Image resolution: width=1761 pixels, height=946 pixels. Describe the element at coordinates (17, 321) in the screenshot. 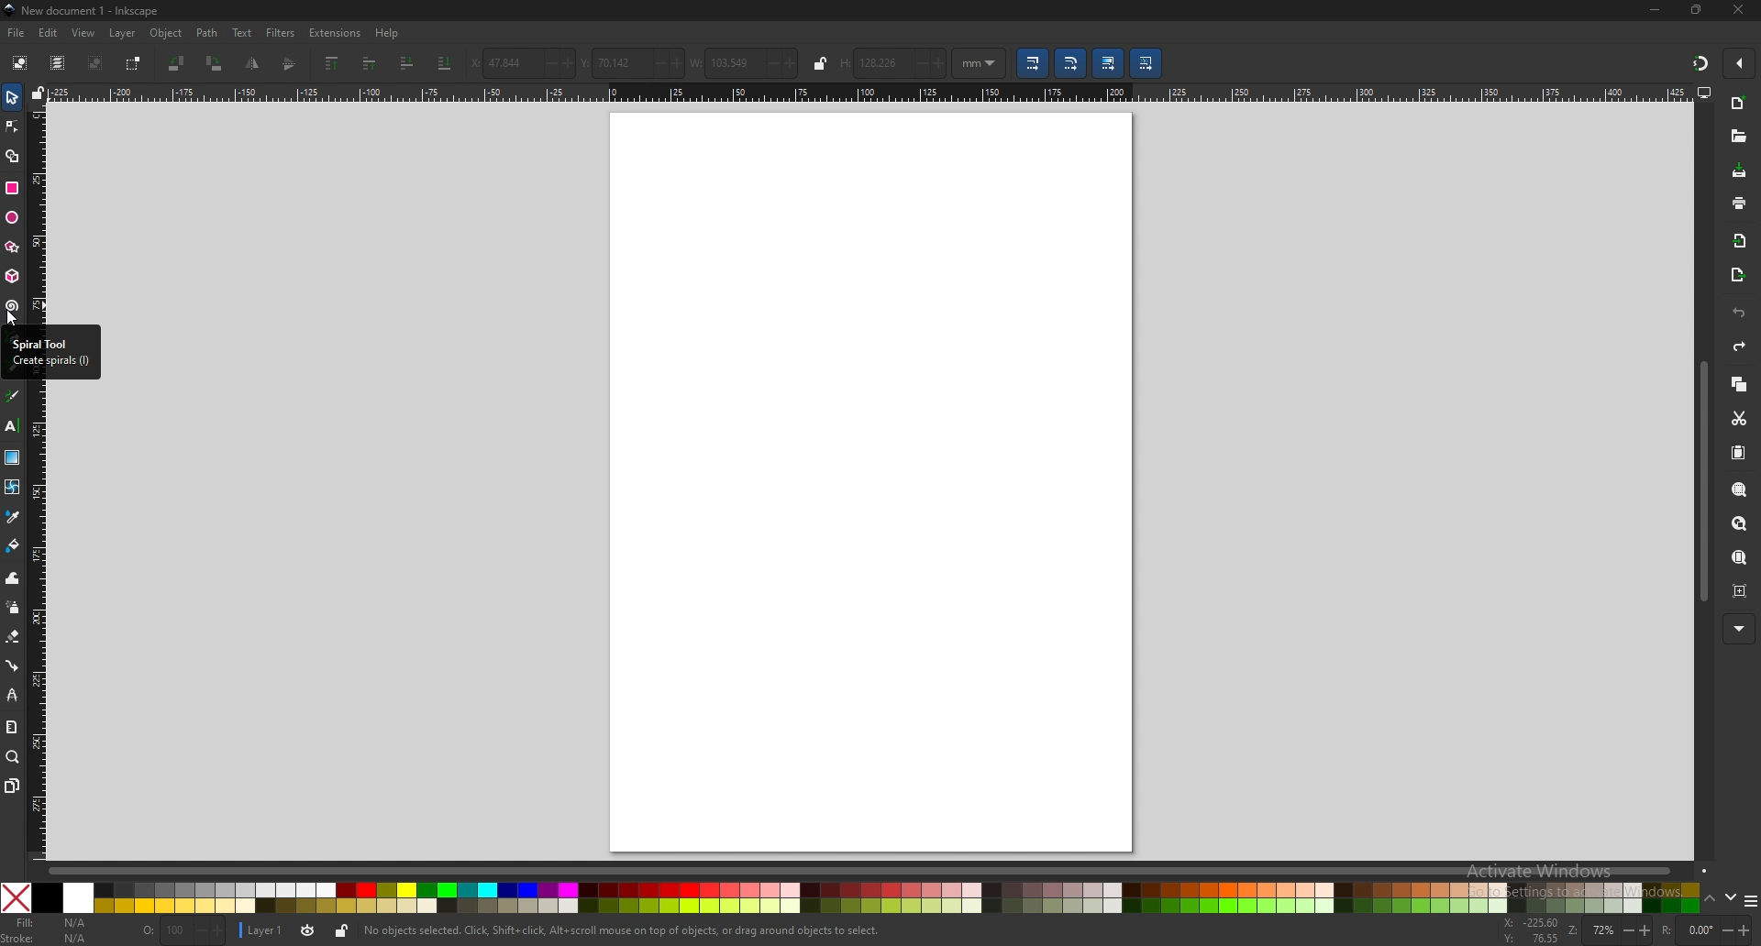

I see `cursor` at that location.